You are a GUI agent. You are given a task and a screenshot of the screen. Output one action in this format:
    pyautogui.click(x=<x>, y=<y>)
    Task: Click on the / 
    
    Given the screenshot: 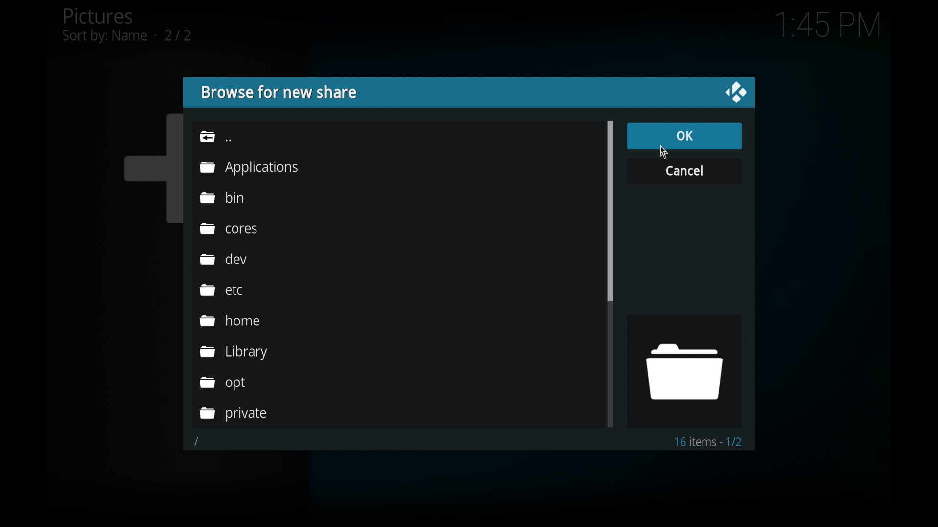 What is the action you would take?
    pyautogui.click(x=197, y=442)
    